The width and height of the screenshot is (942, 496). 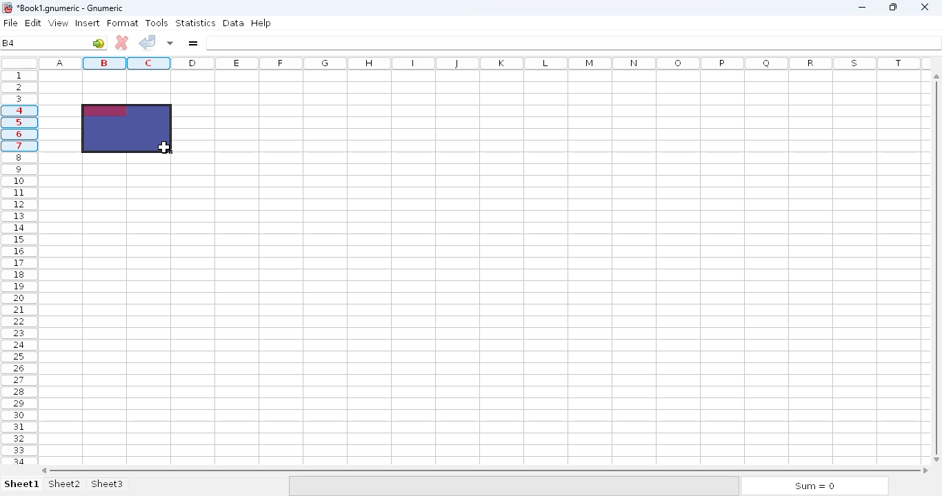 I want to click on view, so click(x=58, y=23).